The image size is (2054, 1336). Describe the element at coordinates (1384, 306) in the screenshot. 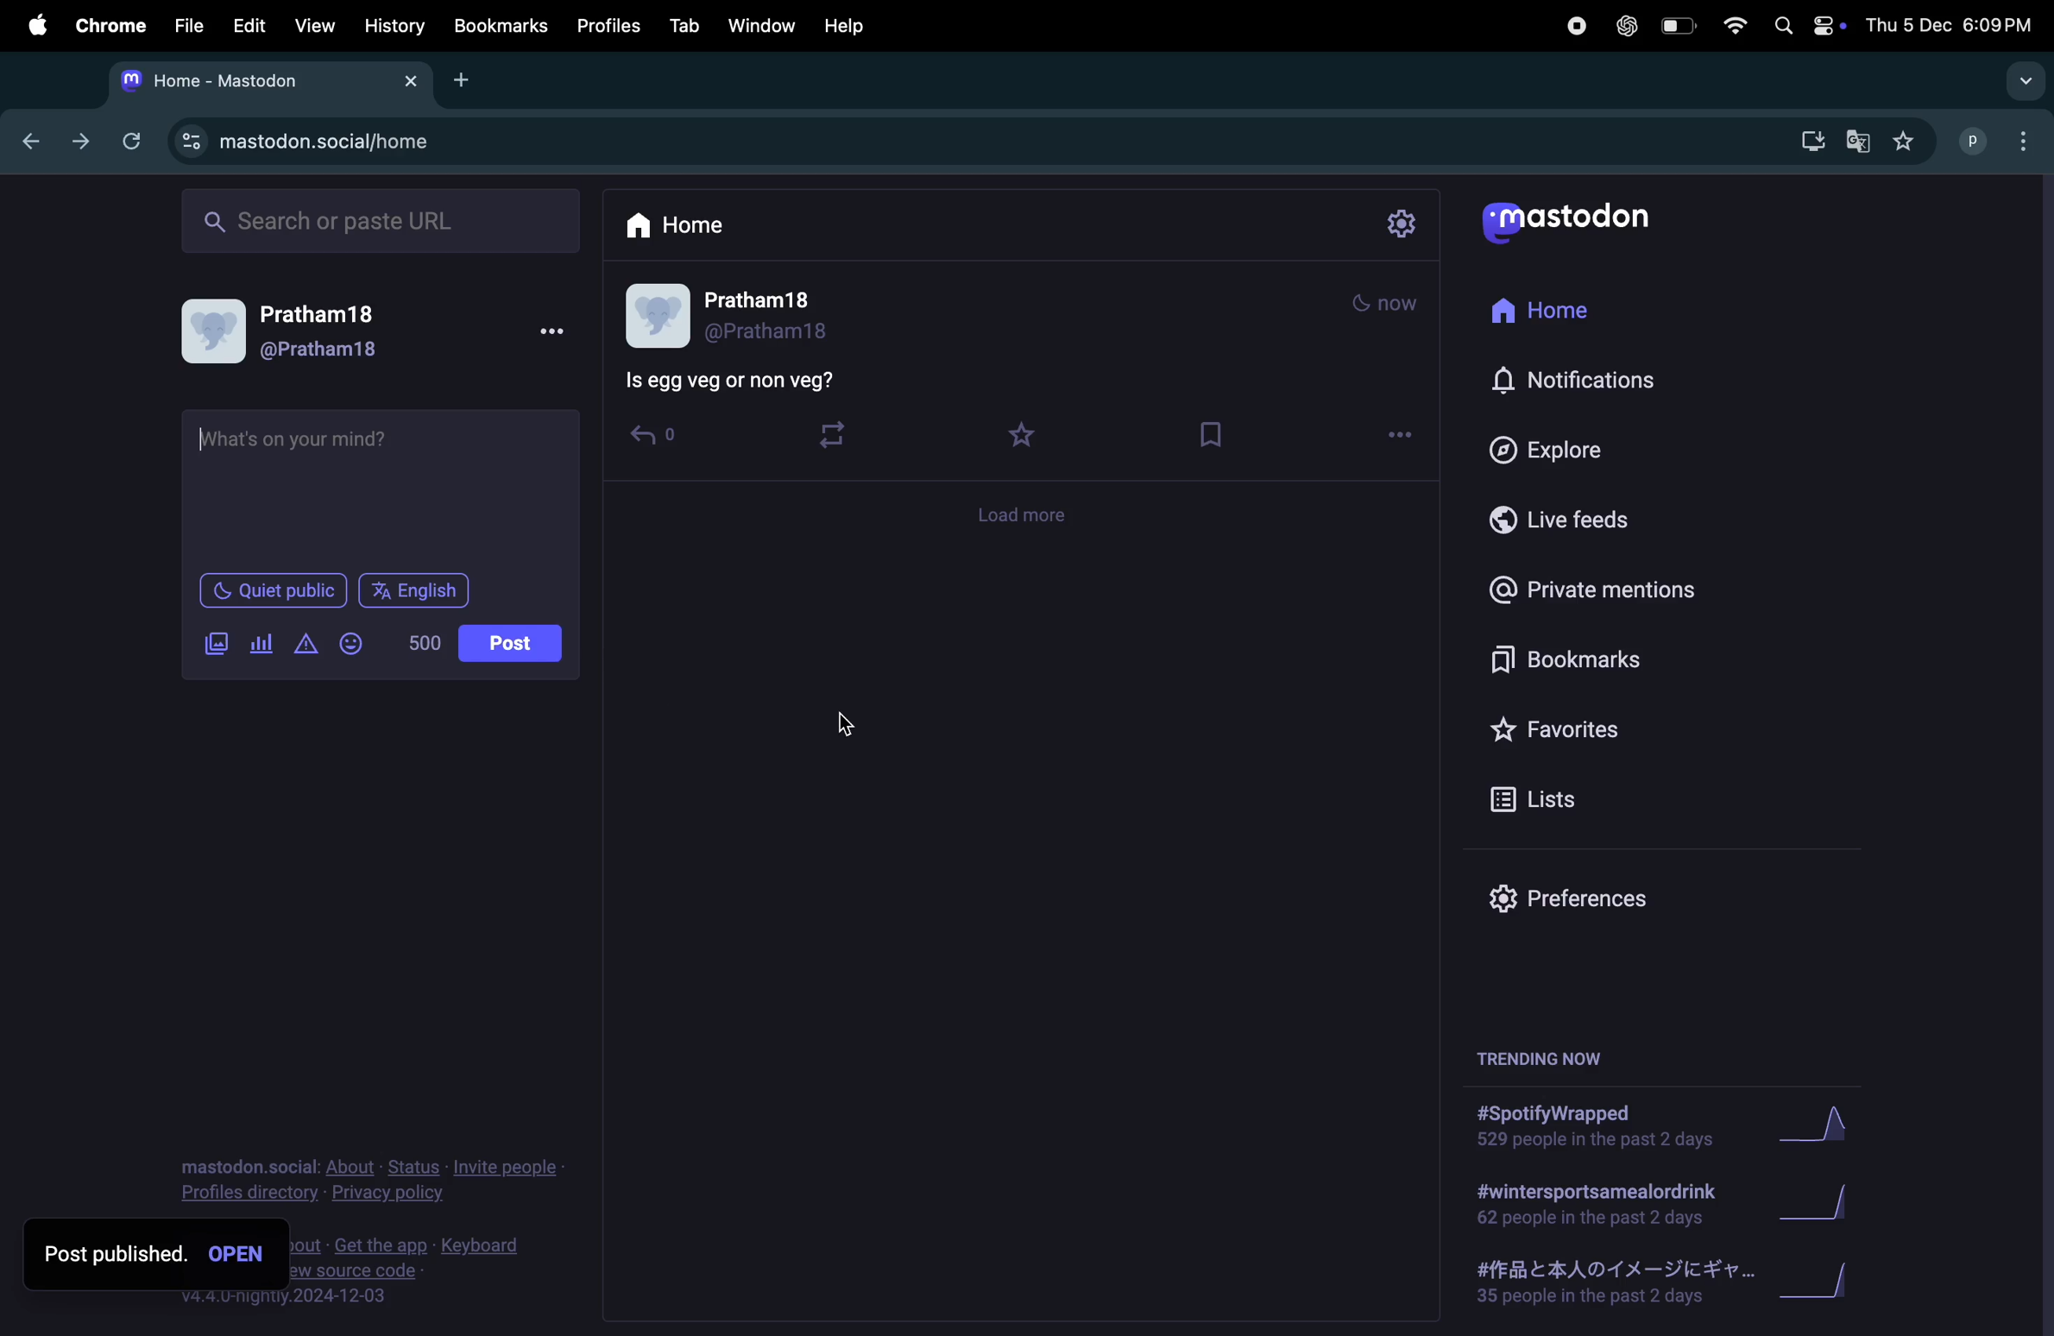

I see `mode` at that location.